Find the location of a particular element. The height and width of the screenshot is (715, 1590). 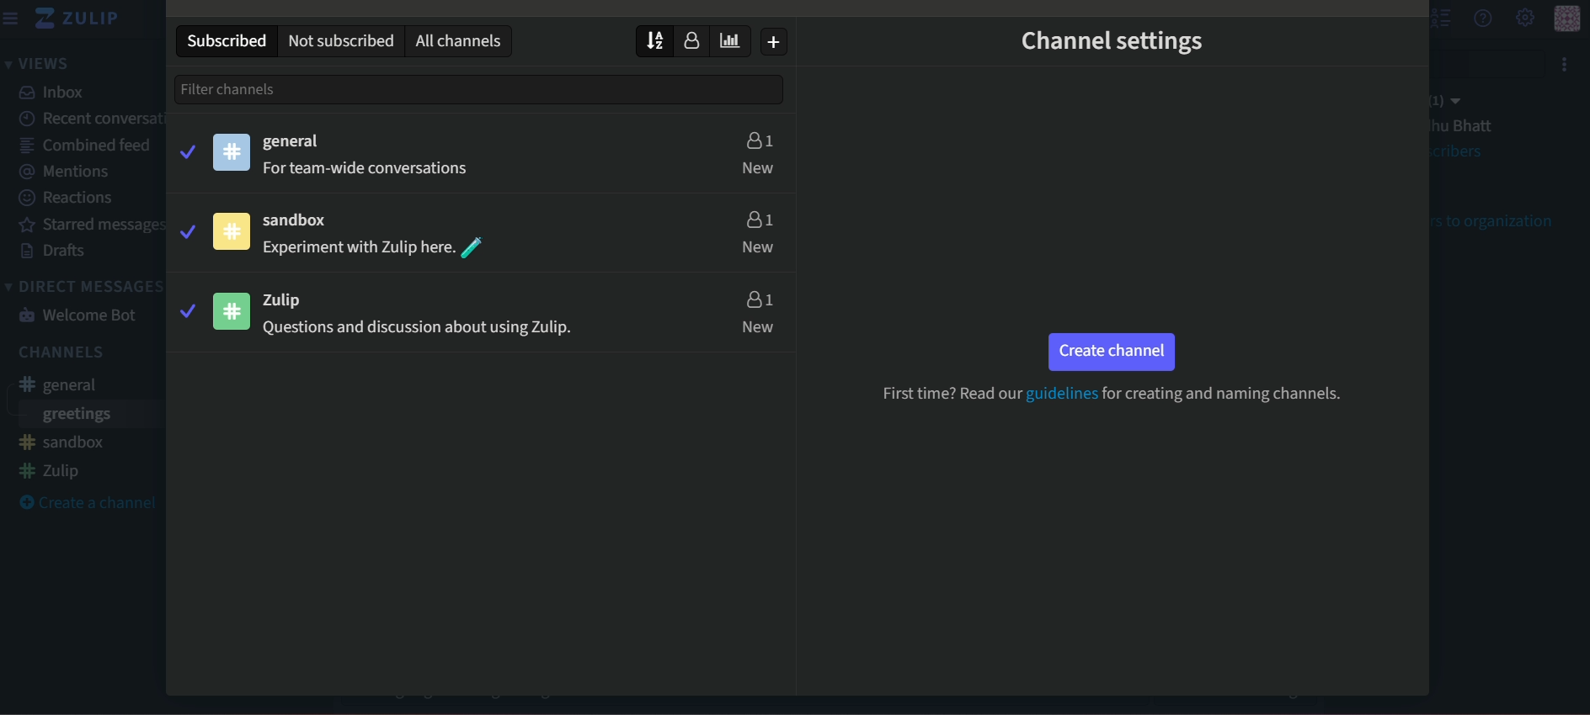

combined feed is located at coordinates (84, 145).